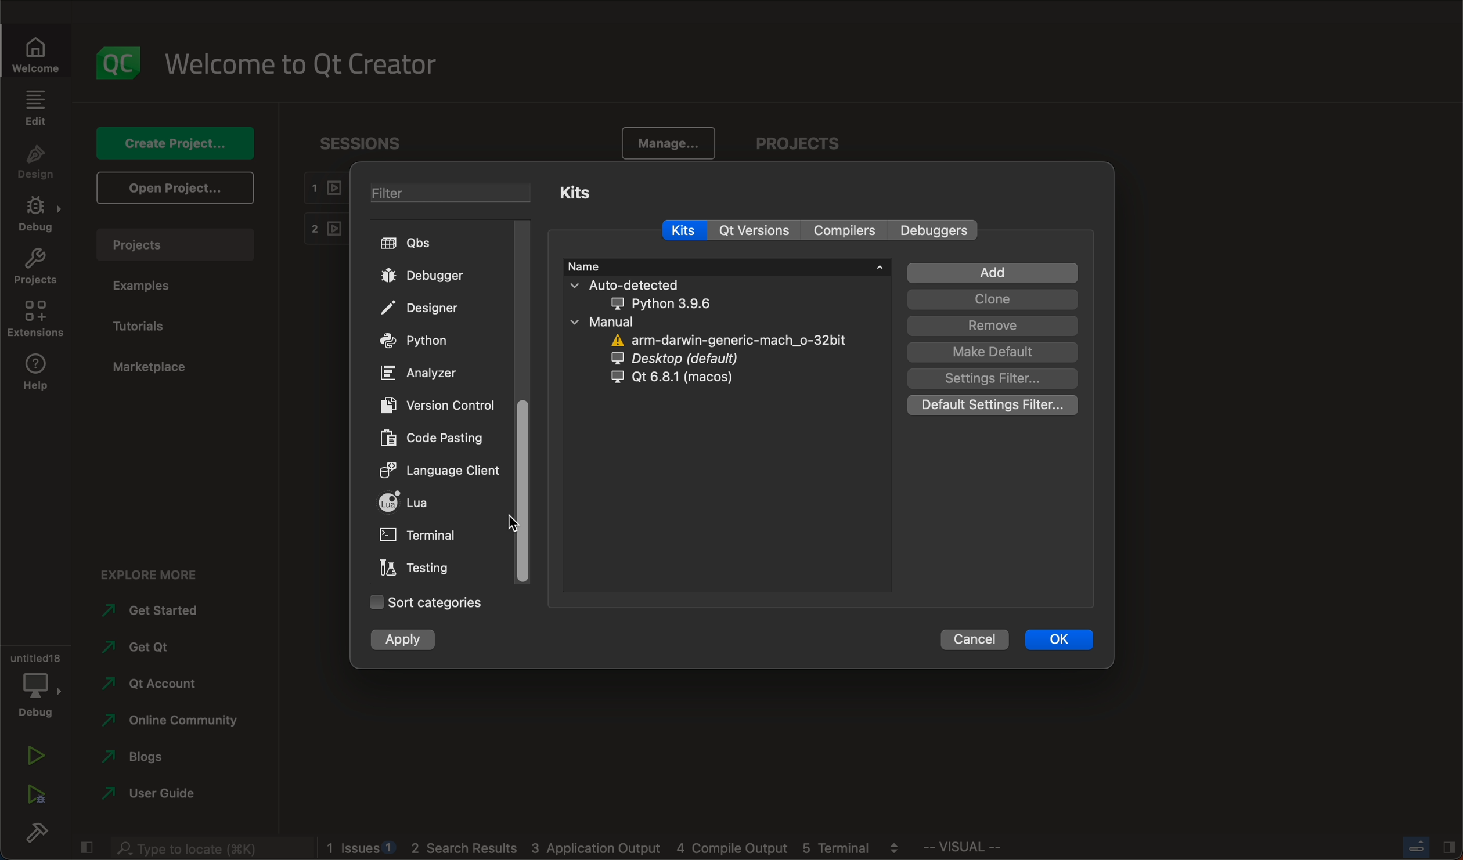 The height and width of the screenshot is (860, 1463). What do you see at coordinates (31, 758) in the screenshot?
I see `run` at bounding box center [31, 758].